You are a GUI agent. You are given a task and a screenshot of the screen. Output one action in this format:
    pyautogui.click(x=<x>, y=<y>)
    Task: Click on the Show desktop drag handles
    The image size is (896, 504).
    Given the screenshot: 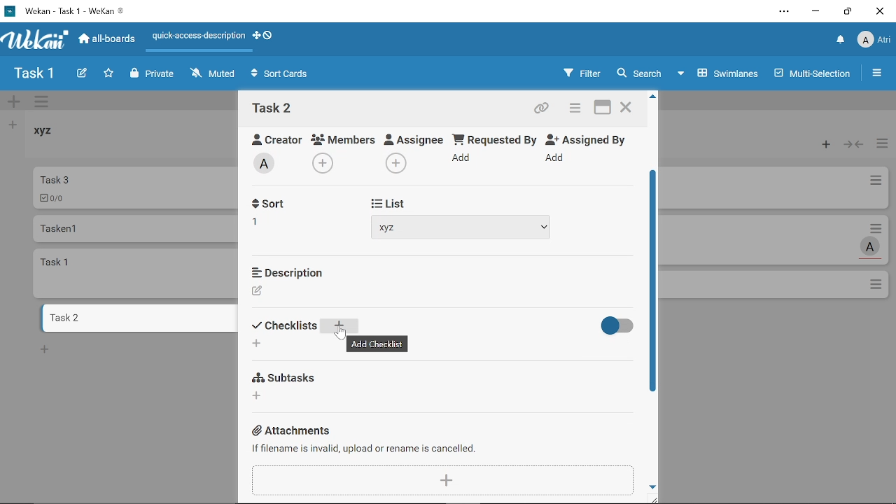 What is the action you would take?
    pyautogui.click(x=255, y=36)
    